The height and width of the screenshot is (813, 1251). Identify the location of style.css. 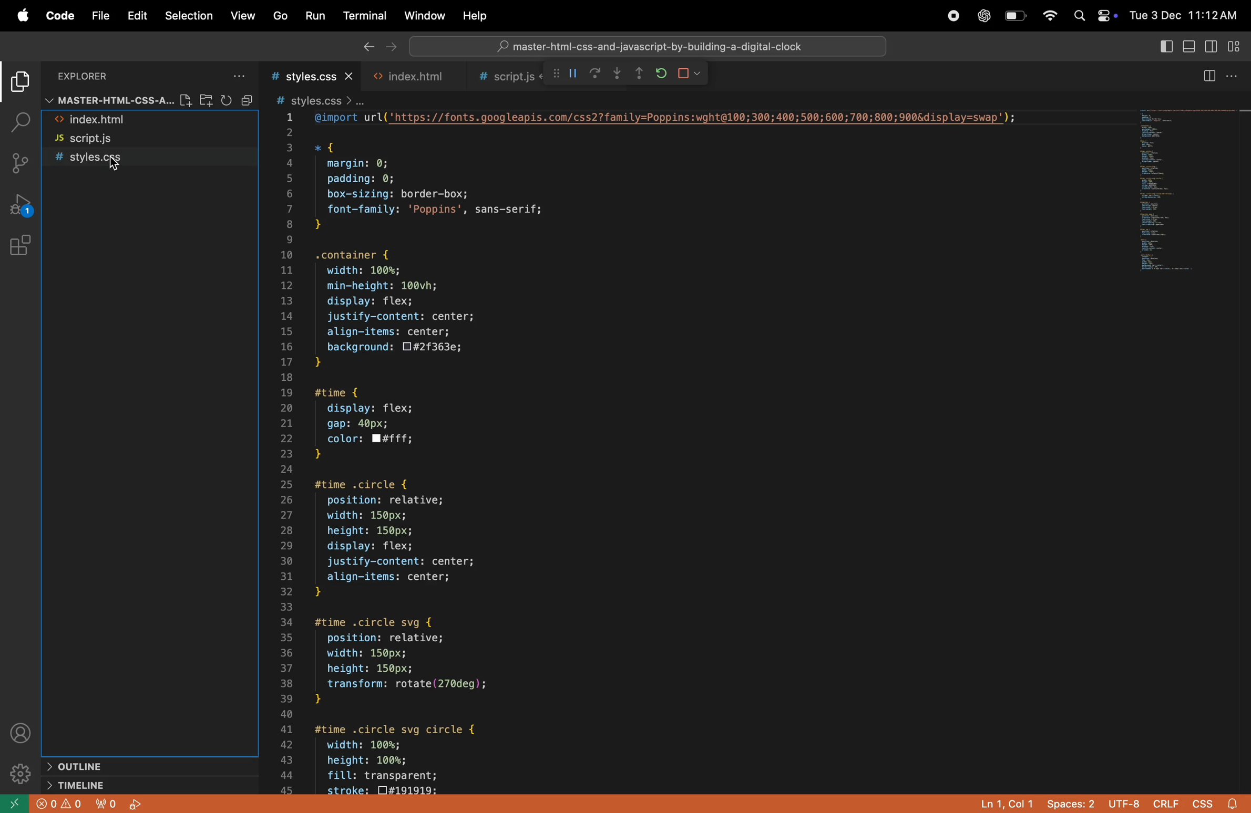
(109, 160).